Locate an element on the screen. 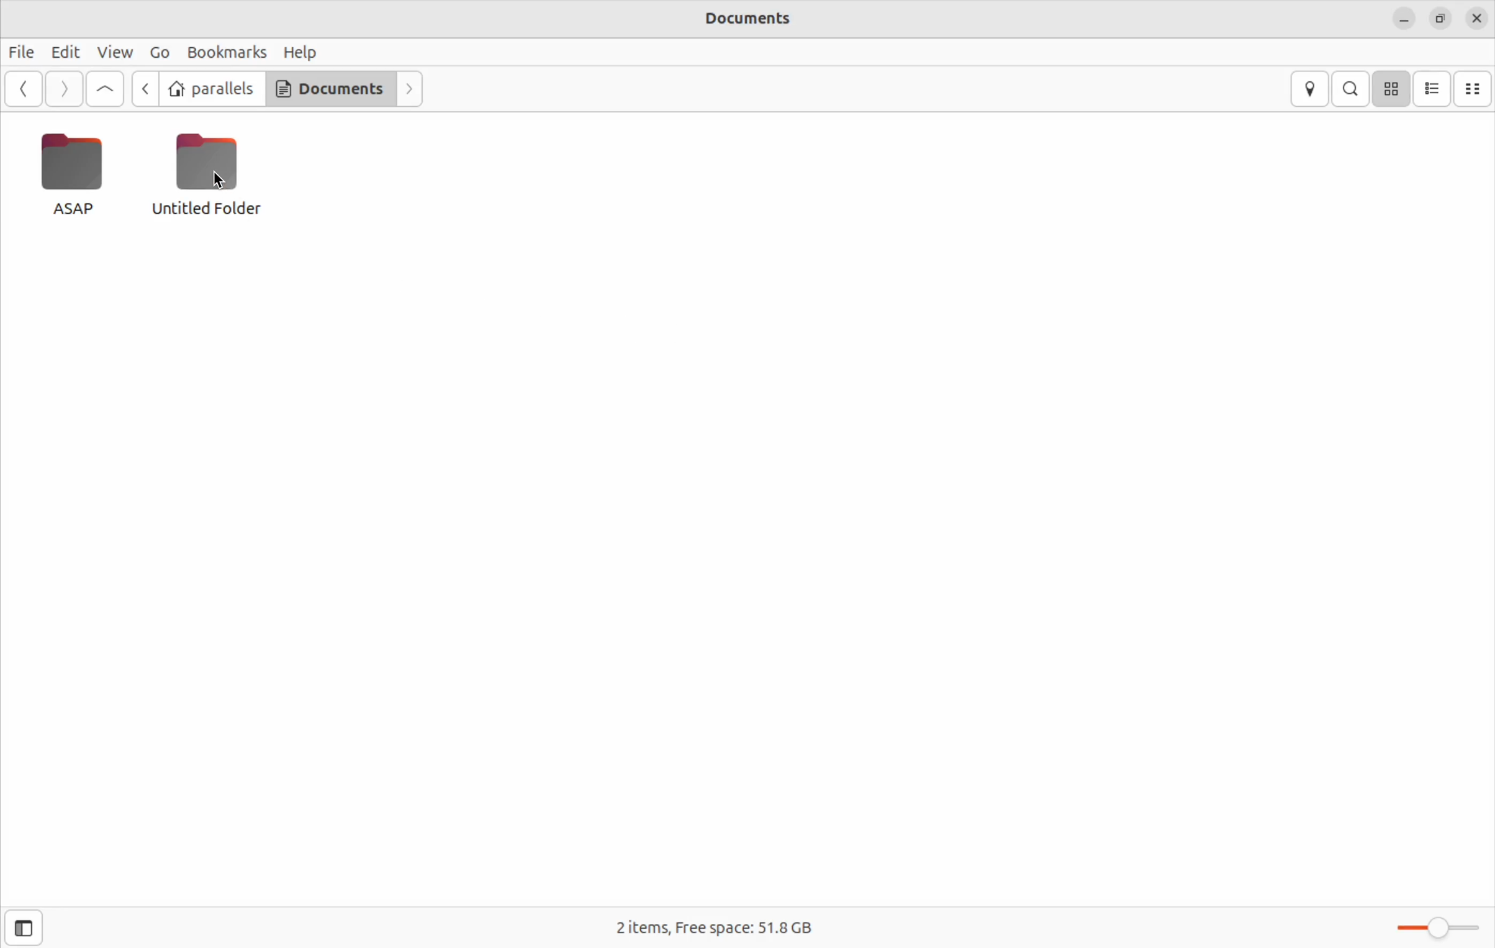 This screenshot has height=948, width=1495. cursor is located at coordinates (219, 178).